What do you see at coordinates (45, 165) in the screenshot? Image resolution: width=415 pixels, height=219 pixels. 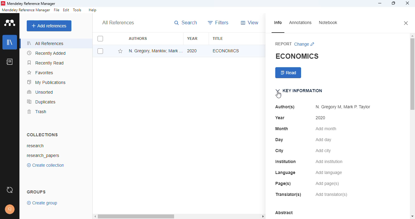 I see `create collection` at bounding box center [45, 165].